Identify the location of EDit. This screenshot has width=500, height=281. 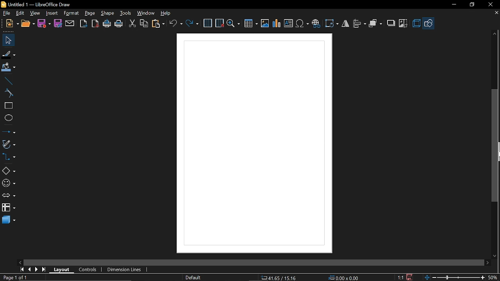
(20, 13).